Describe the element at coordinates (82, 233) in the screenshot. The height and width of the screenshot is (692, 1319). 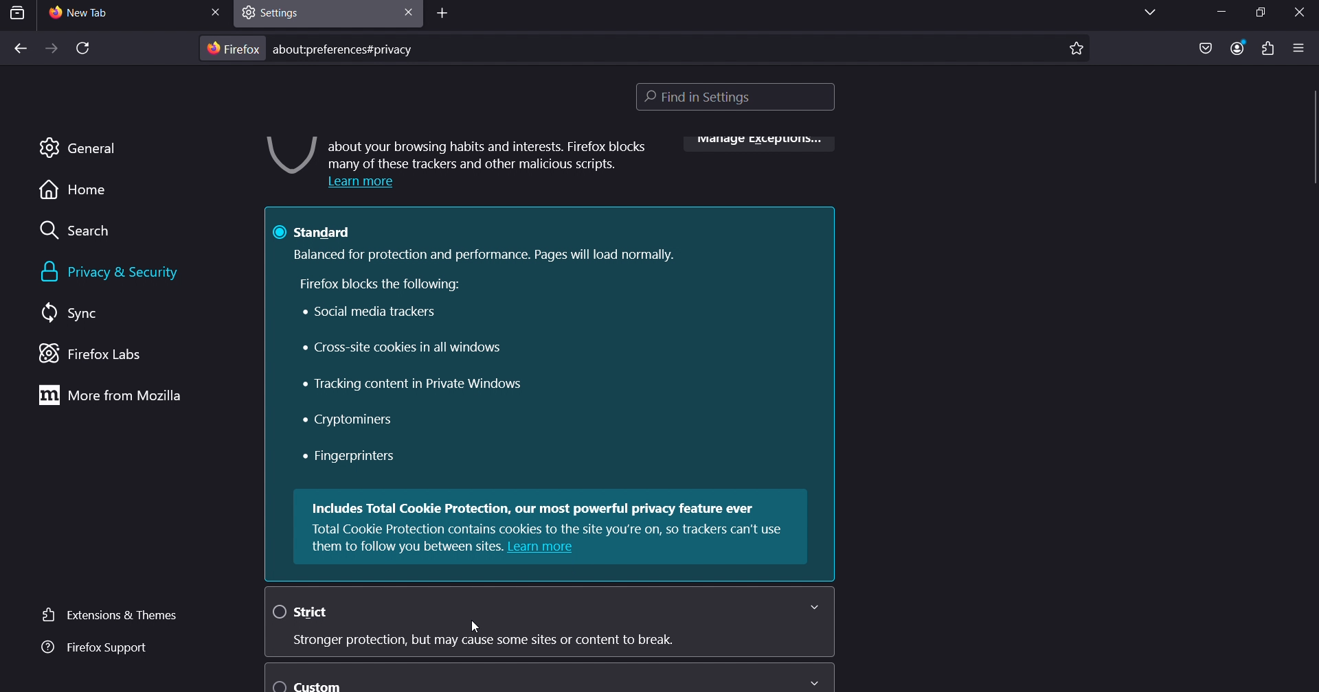
I see `search` at that location.